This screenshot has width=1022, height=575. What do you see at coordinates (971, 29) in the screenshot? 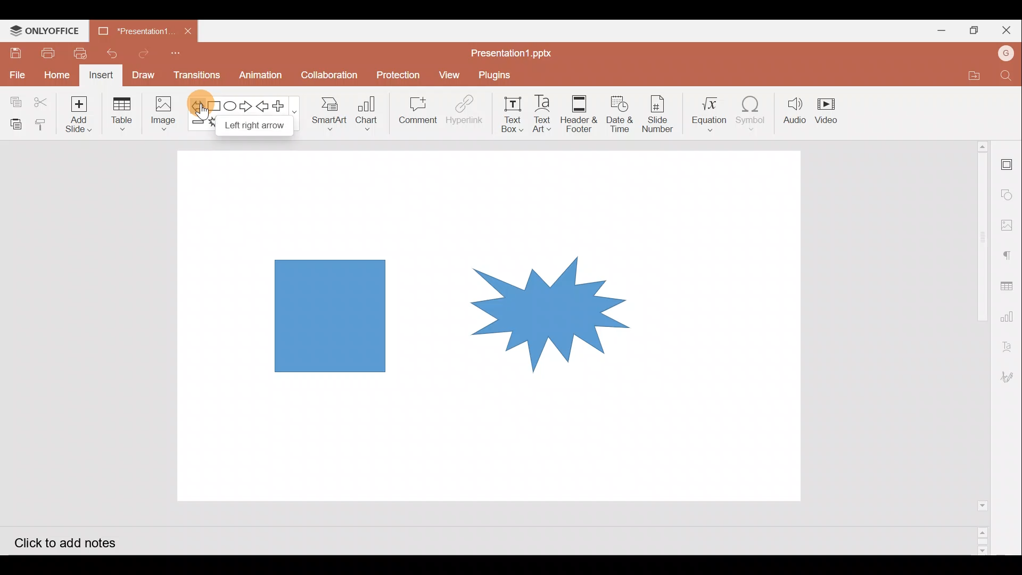
I see `Maximize` at bounding box center [971, 29].